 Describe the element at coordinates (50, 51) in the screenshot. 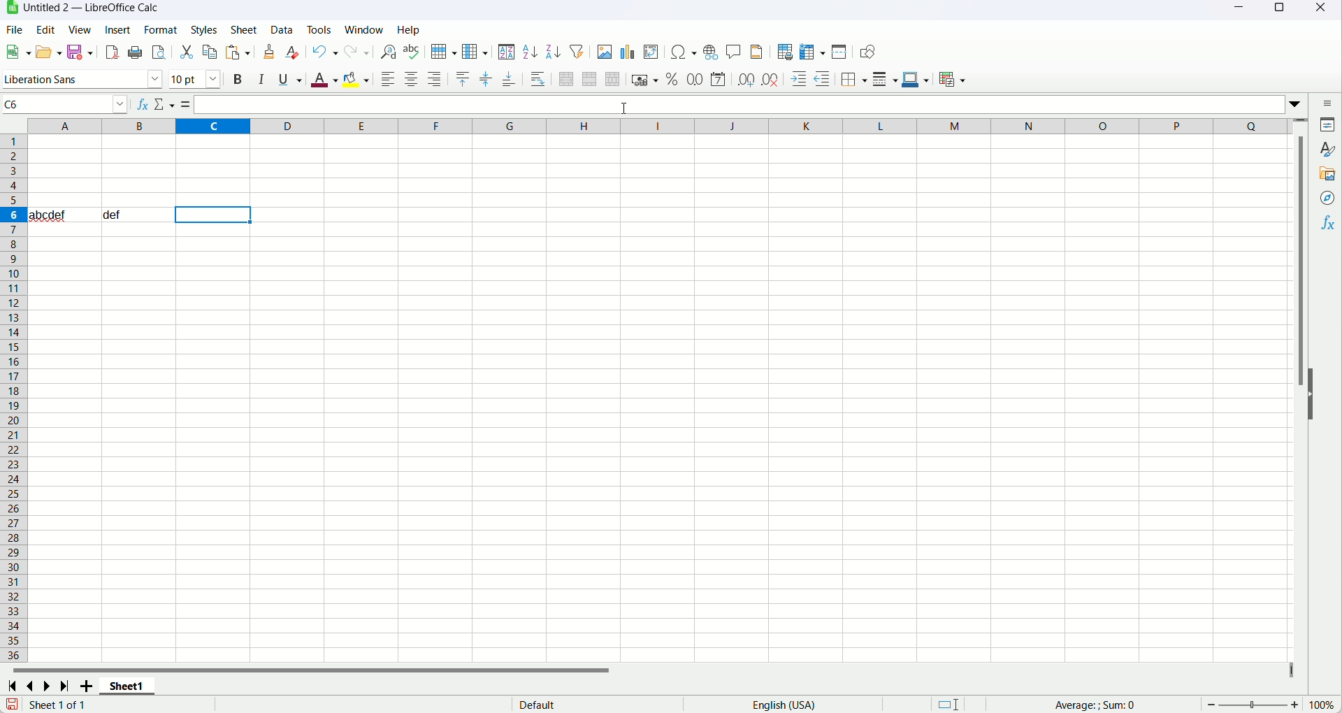

I see `open` at that location.